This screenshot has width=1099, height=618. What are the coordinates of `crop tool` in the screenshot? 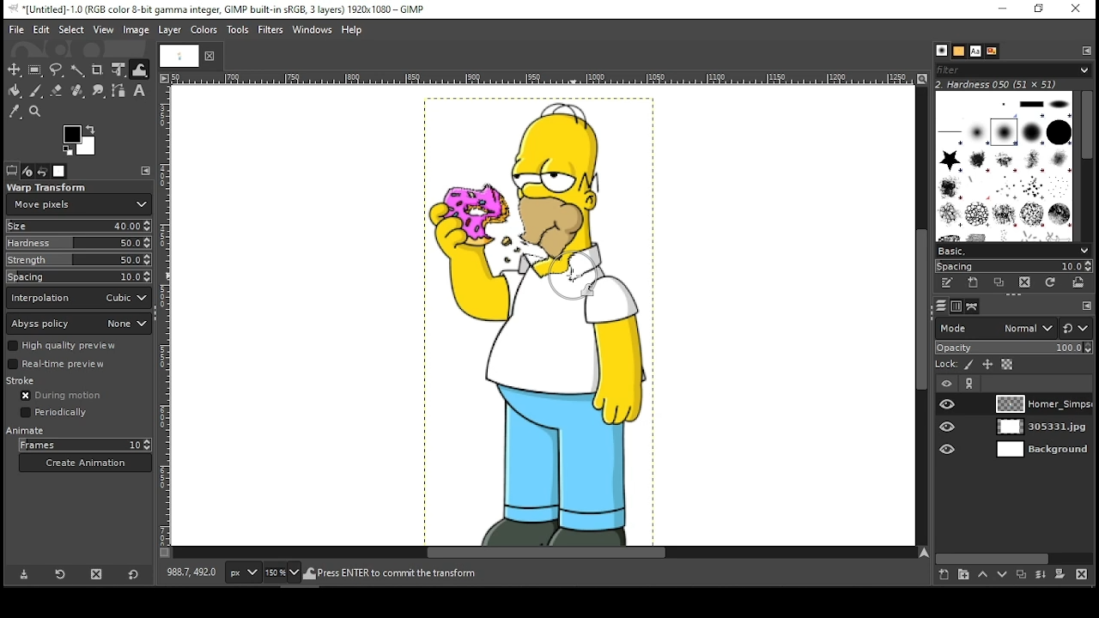 It's located at (98, 70).